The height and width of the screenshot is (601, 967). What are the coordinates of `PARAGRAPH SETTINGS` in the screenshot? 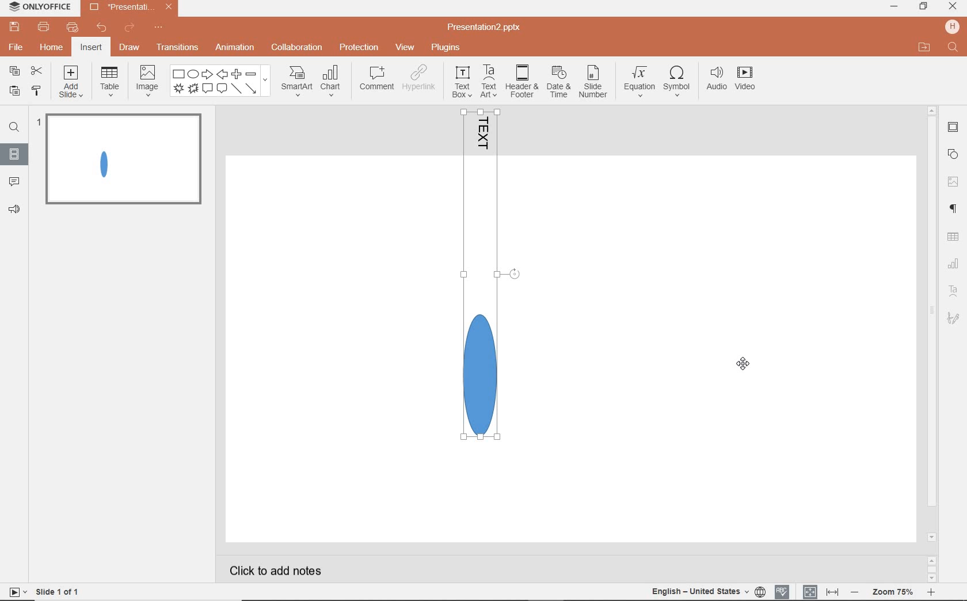 It's located at (954, 210).